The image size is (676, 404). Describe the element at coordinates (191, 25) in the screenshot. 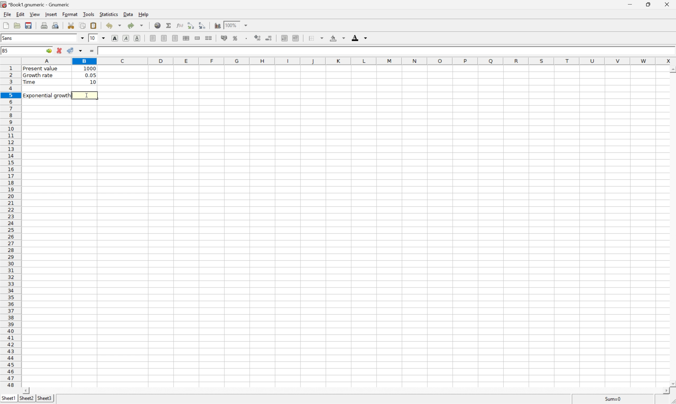

I see `Decrease indent, and align the contents to the left` at that location.